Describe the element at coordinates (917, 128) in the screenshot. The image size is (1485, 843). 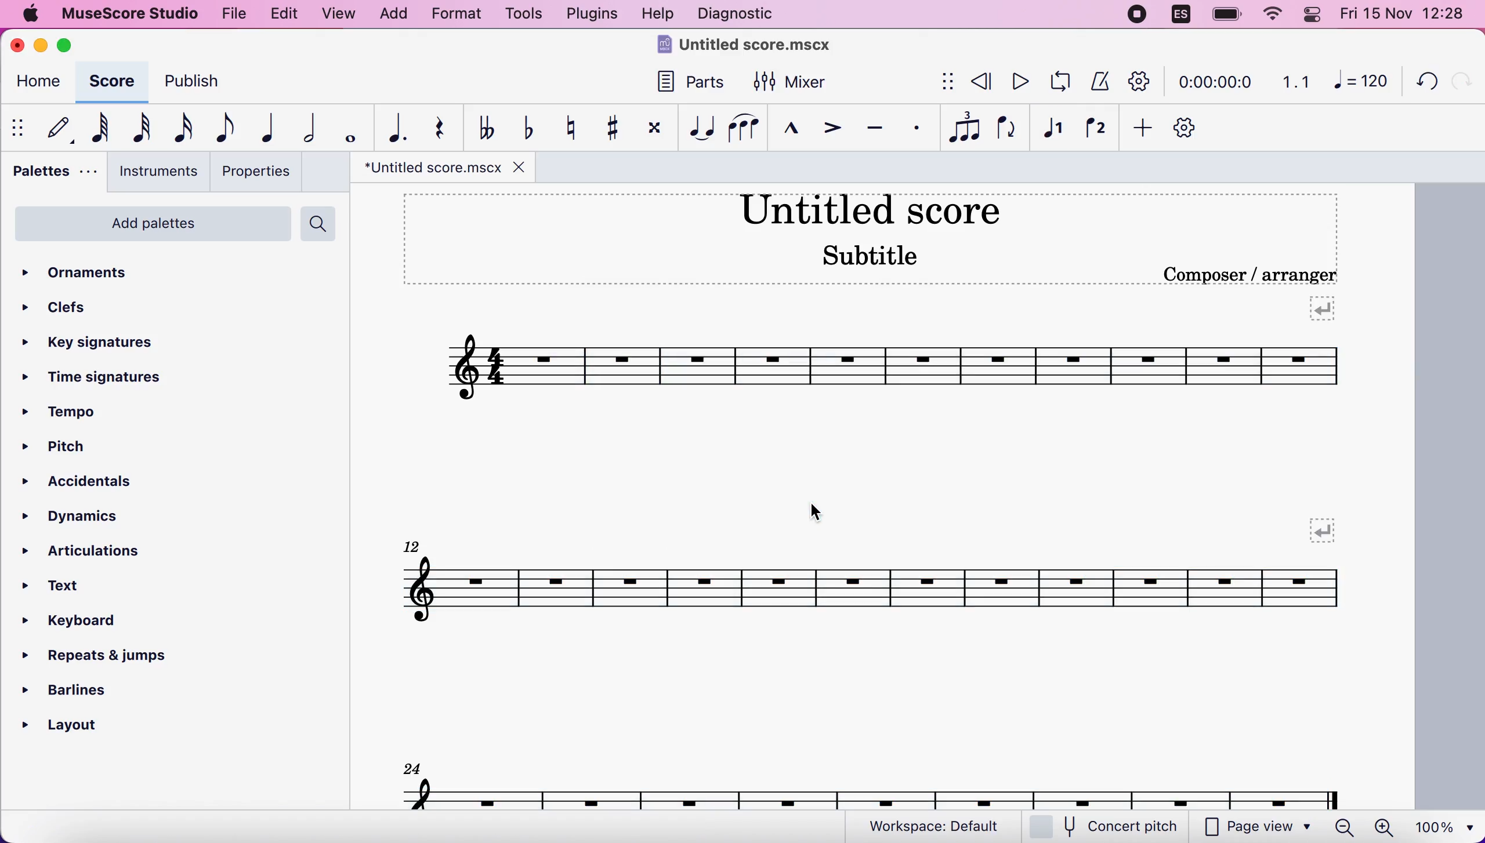
I see `staccato` at that location.